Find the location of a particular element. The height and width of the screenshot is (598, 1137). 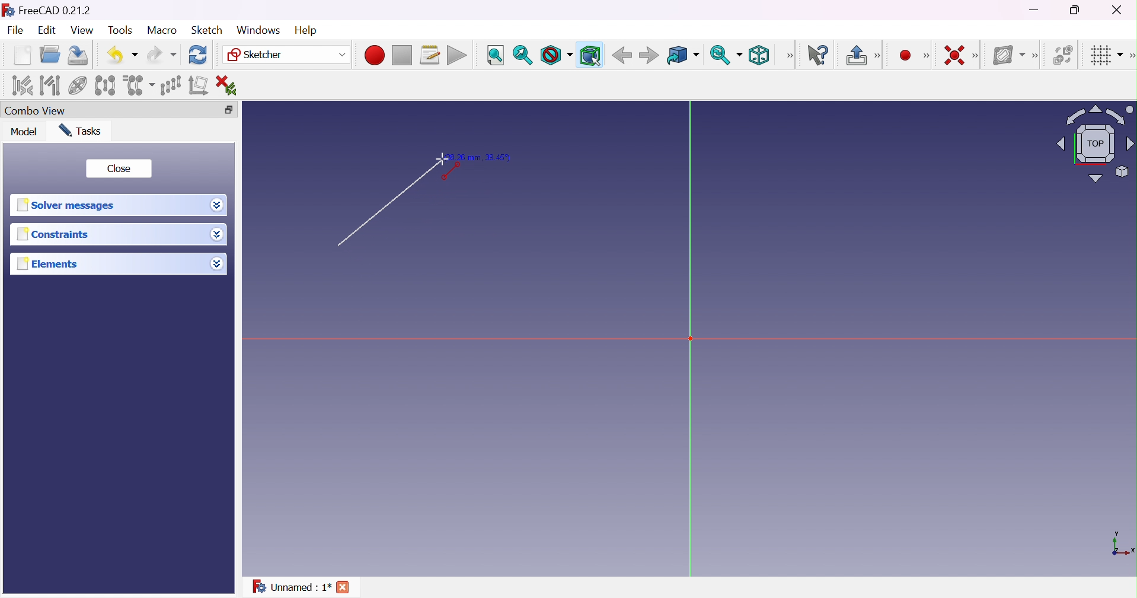

Macros recording is located at coordinates (373, 55).